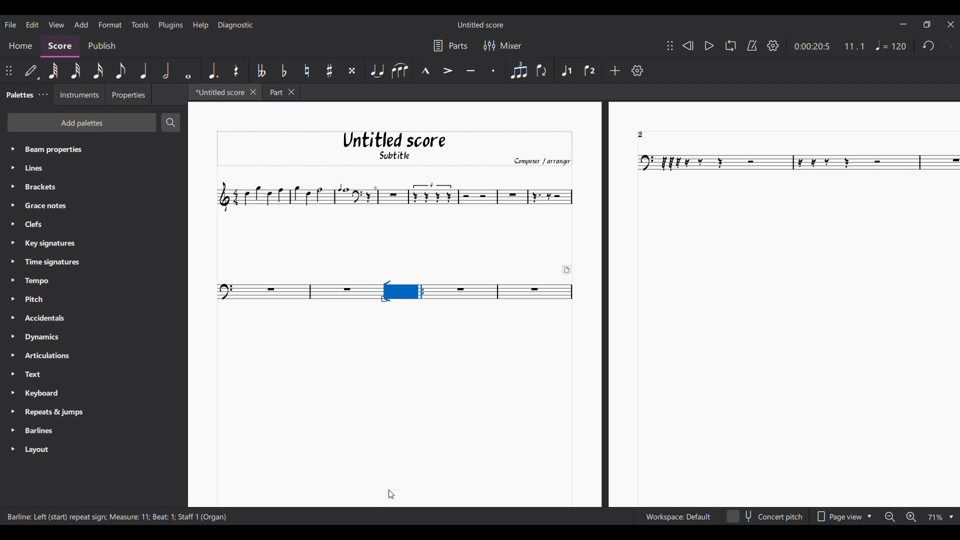 This screenshot has width=960, height=540. I want to click on Mixer settings, so click(503, 46).